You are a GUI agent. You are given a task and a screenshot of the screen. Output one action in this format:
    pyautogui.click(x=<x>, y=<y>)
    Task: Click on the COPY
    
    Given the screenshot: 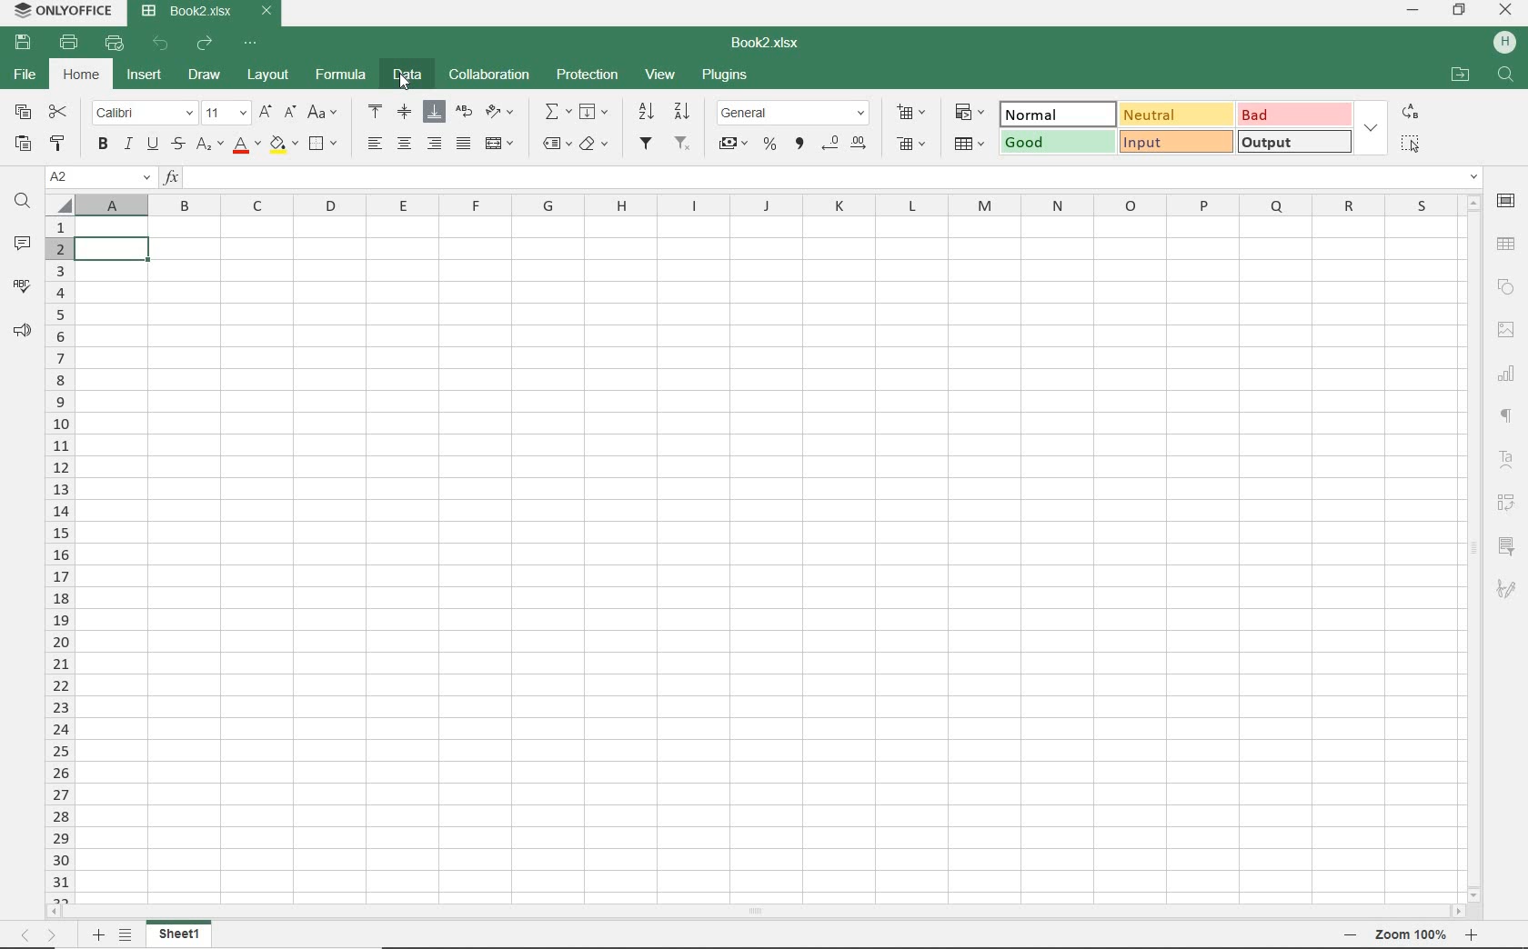 What is the action you would take?
    pyautogui.click(x=22, y=114)
    